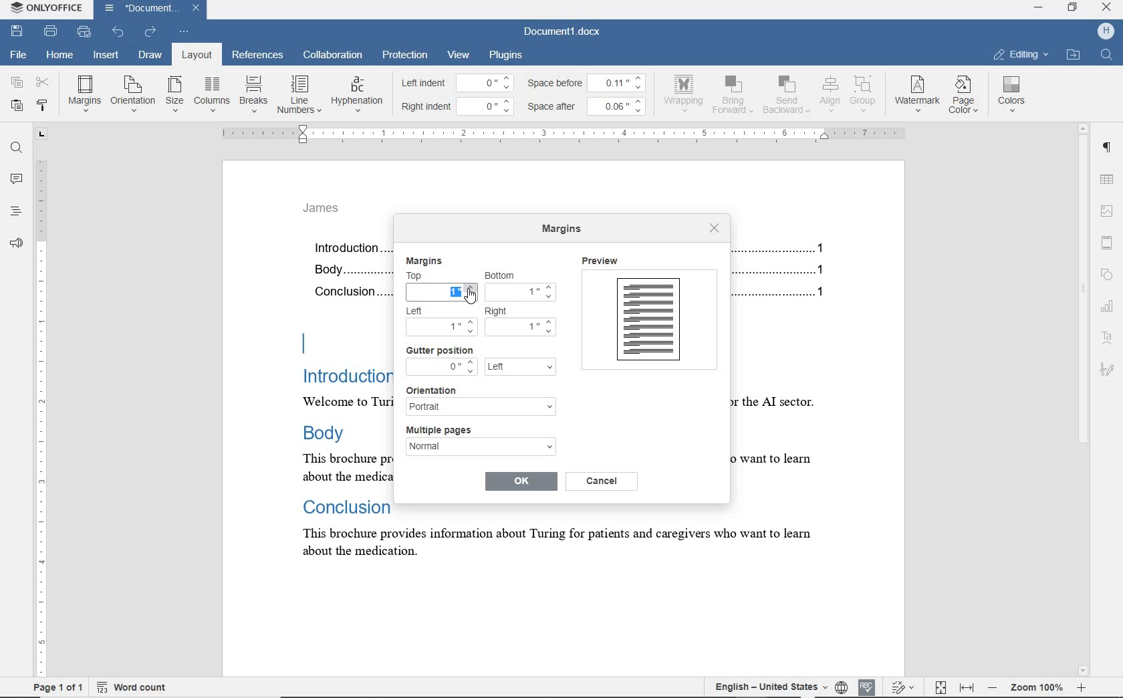 The width and height of the screenshot is (1123, 698). Describe the element at coordinates (555, 107) in the screenshot. I see `space after` at that location.